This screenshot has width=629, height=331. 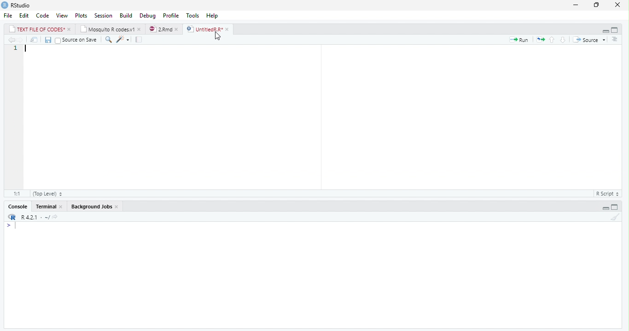 What do you see at coordinates (15, 110) in the screenshot?
I see `line numbers` at bounding box center [15, 110].